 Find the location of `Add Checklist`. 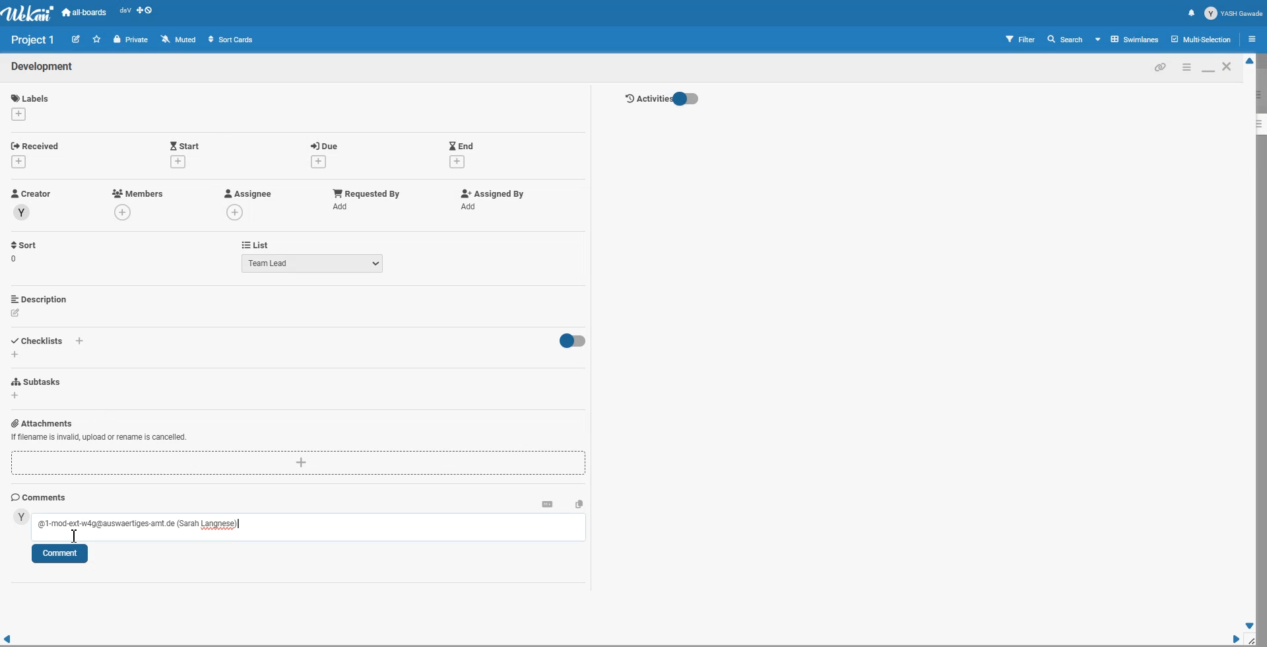

Add Checklist is located at coordinates (40, 339).